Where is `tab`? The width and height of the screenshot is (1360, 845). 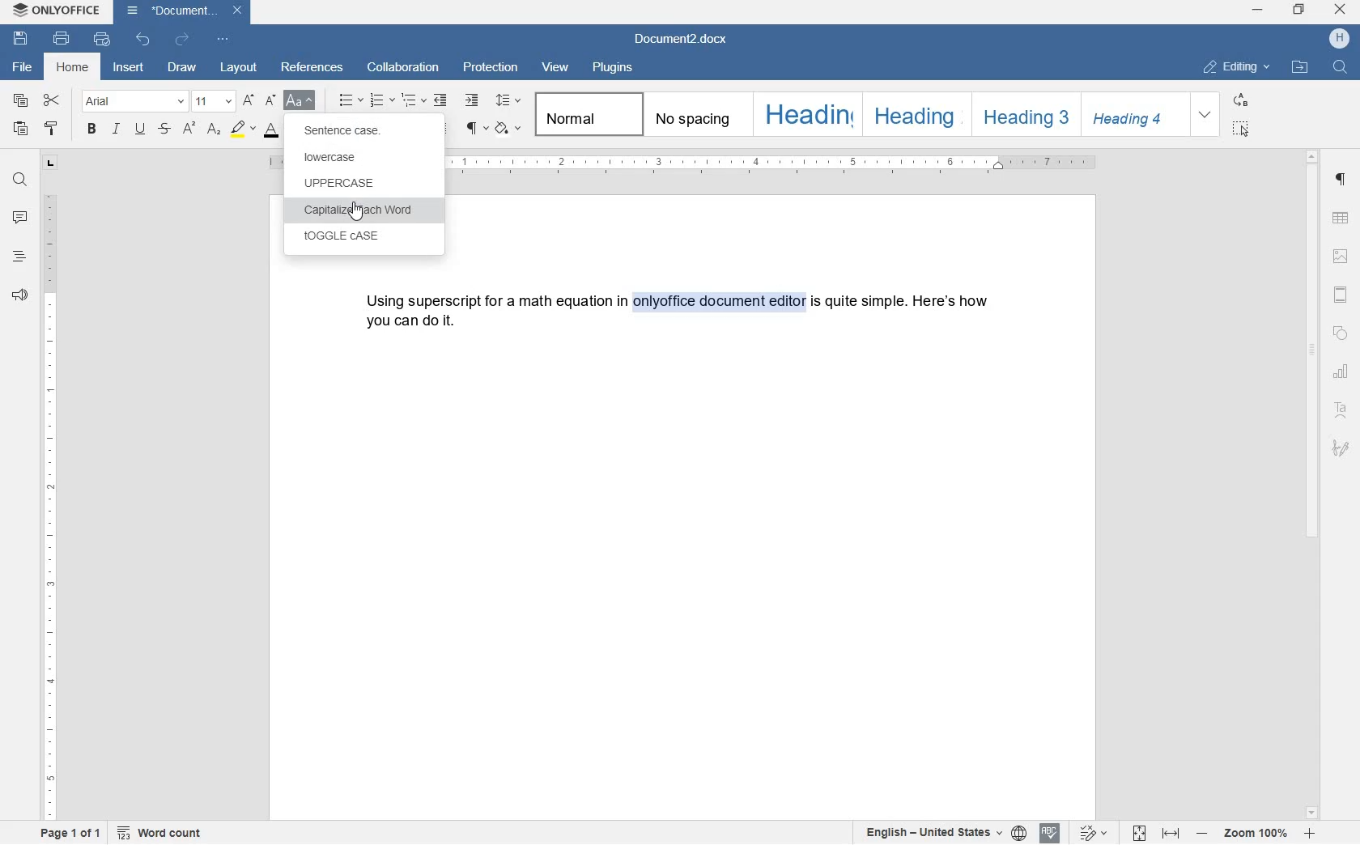 tab is located at coordinates (50, 164).